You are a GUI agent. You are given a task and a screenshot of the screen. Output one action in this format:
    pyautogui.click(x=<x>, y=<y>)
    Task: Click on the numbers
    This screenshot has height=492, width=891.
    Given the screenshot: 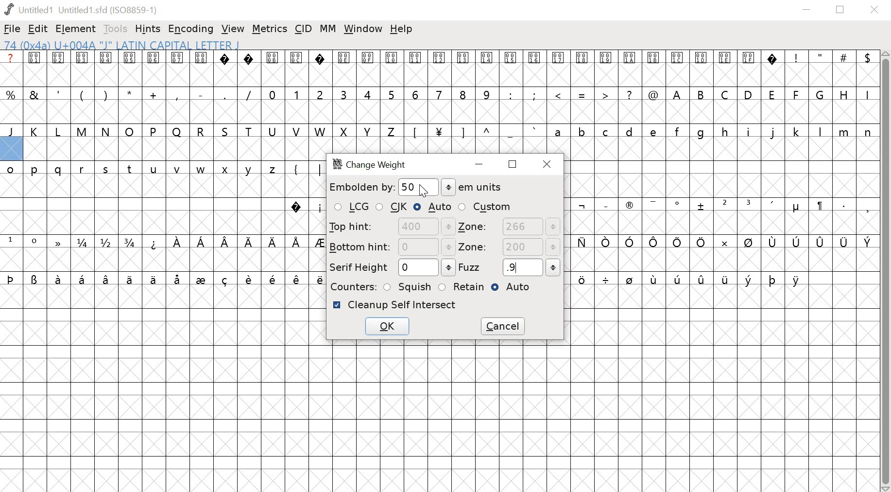 What is the action you would take?
    pyautogui.click(x=379, y=94)
    